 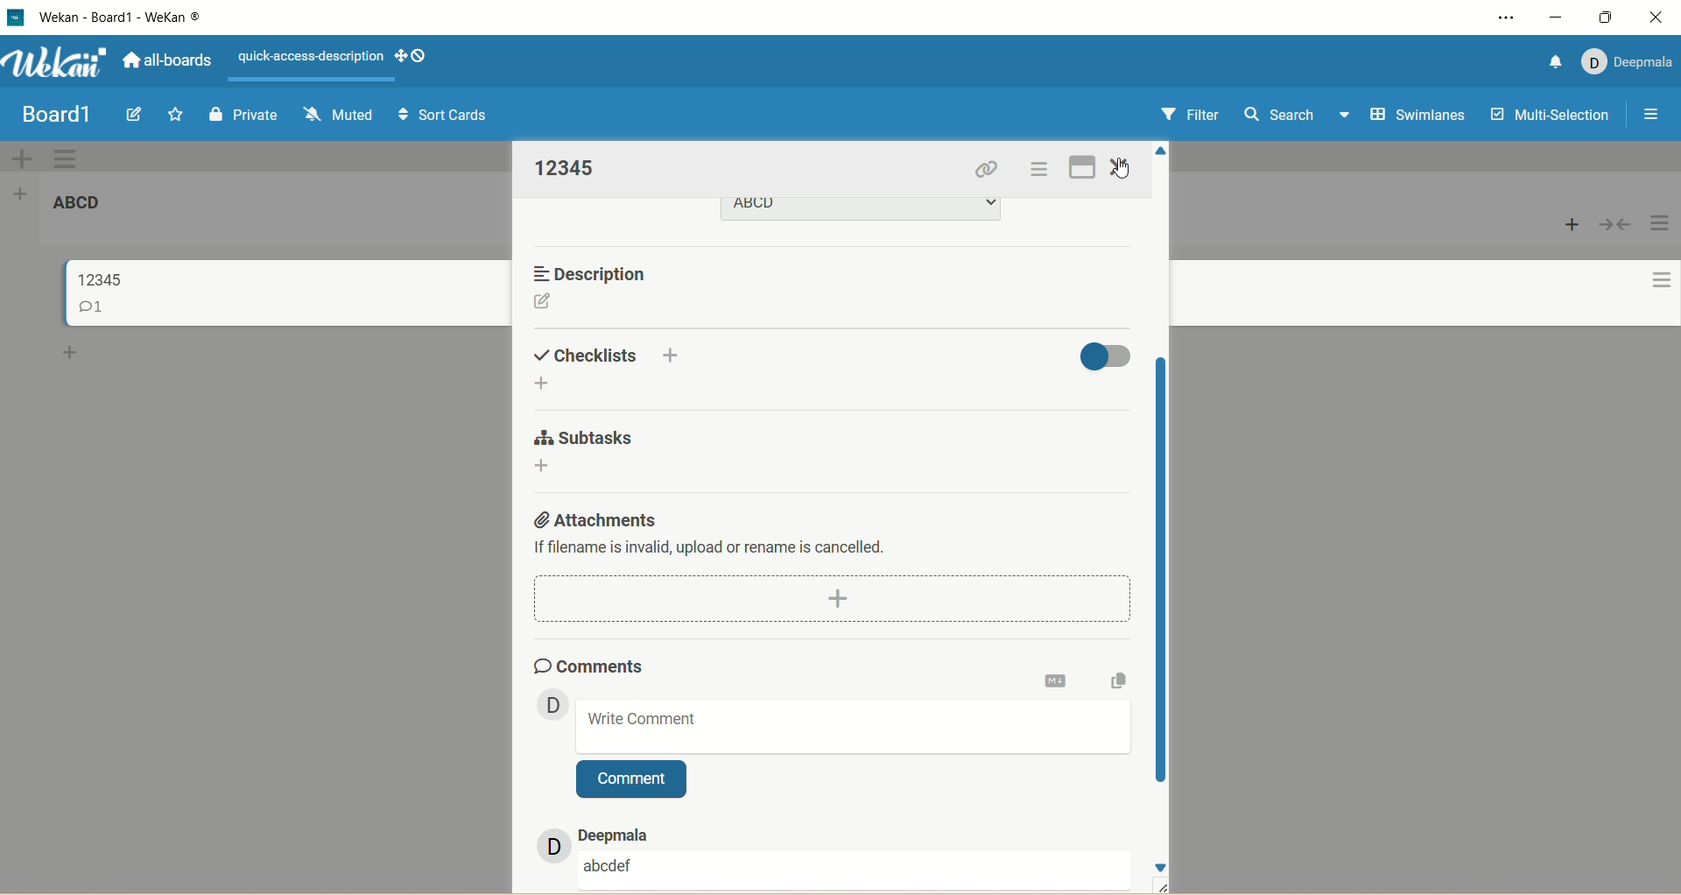 I want to click on member, so click(x=543, y=846).